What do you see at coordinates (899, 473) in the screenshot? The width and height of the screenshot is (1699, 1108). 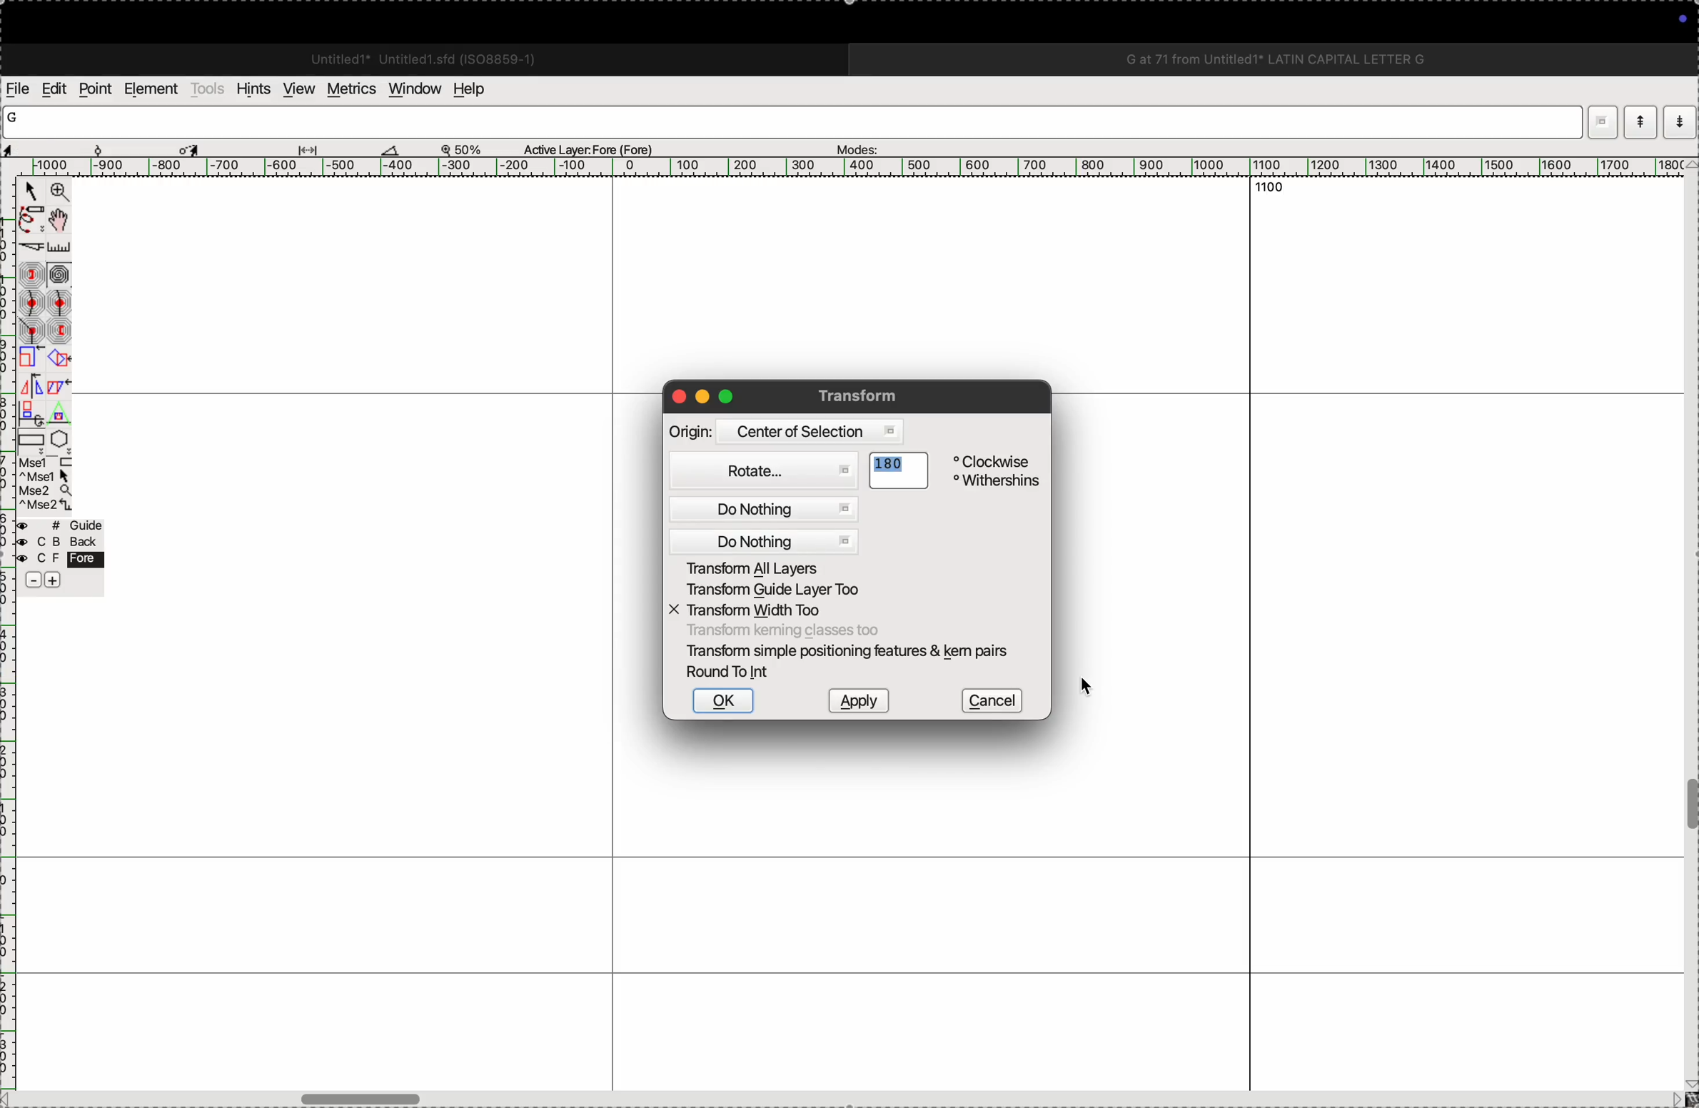 I see `180` at bounding box center [899, 473].